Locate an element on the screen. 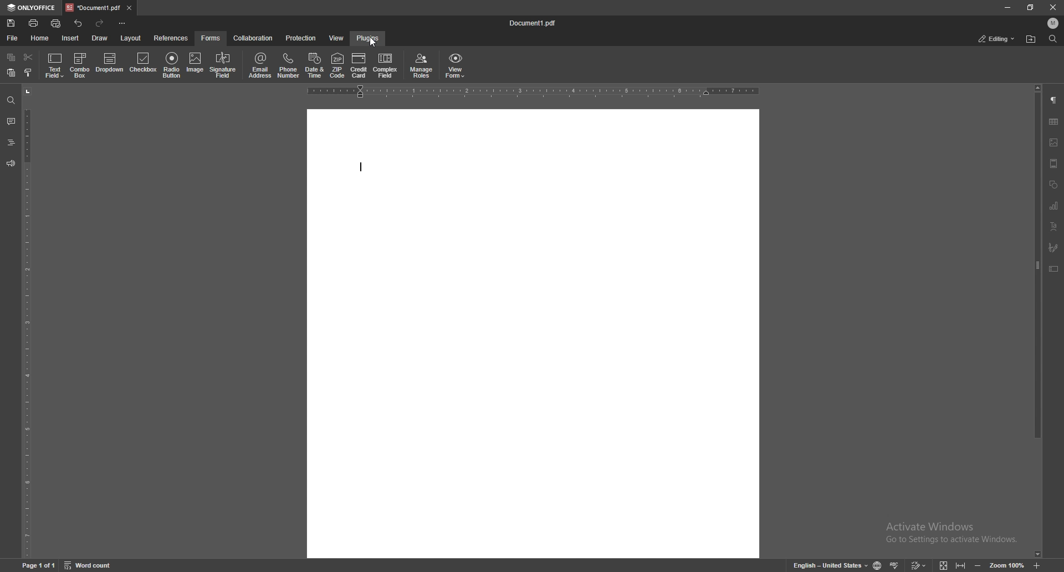 The image size is (1064, 572). scroll bar is located at coordinates (1036, 320).